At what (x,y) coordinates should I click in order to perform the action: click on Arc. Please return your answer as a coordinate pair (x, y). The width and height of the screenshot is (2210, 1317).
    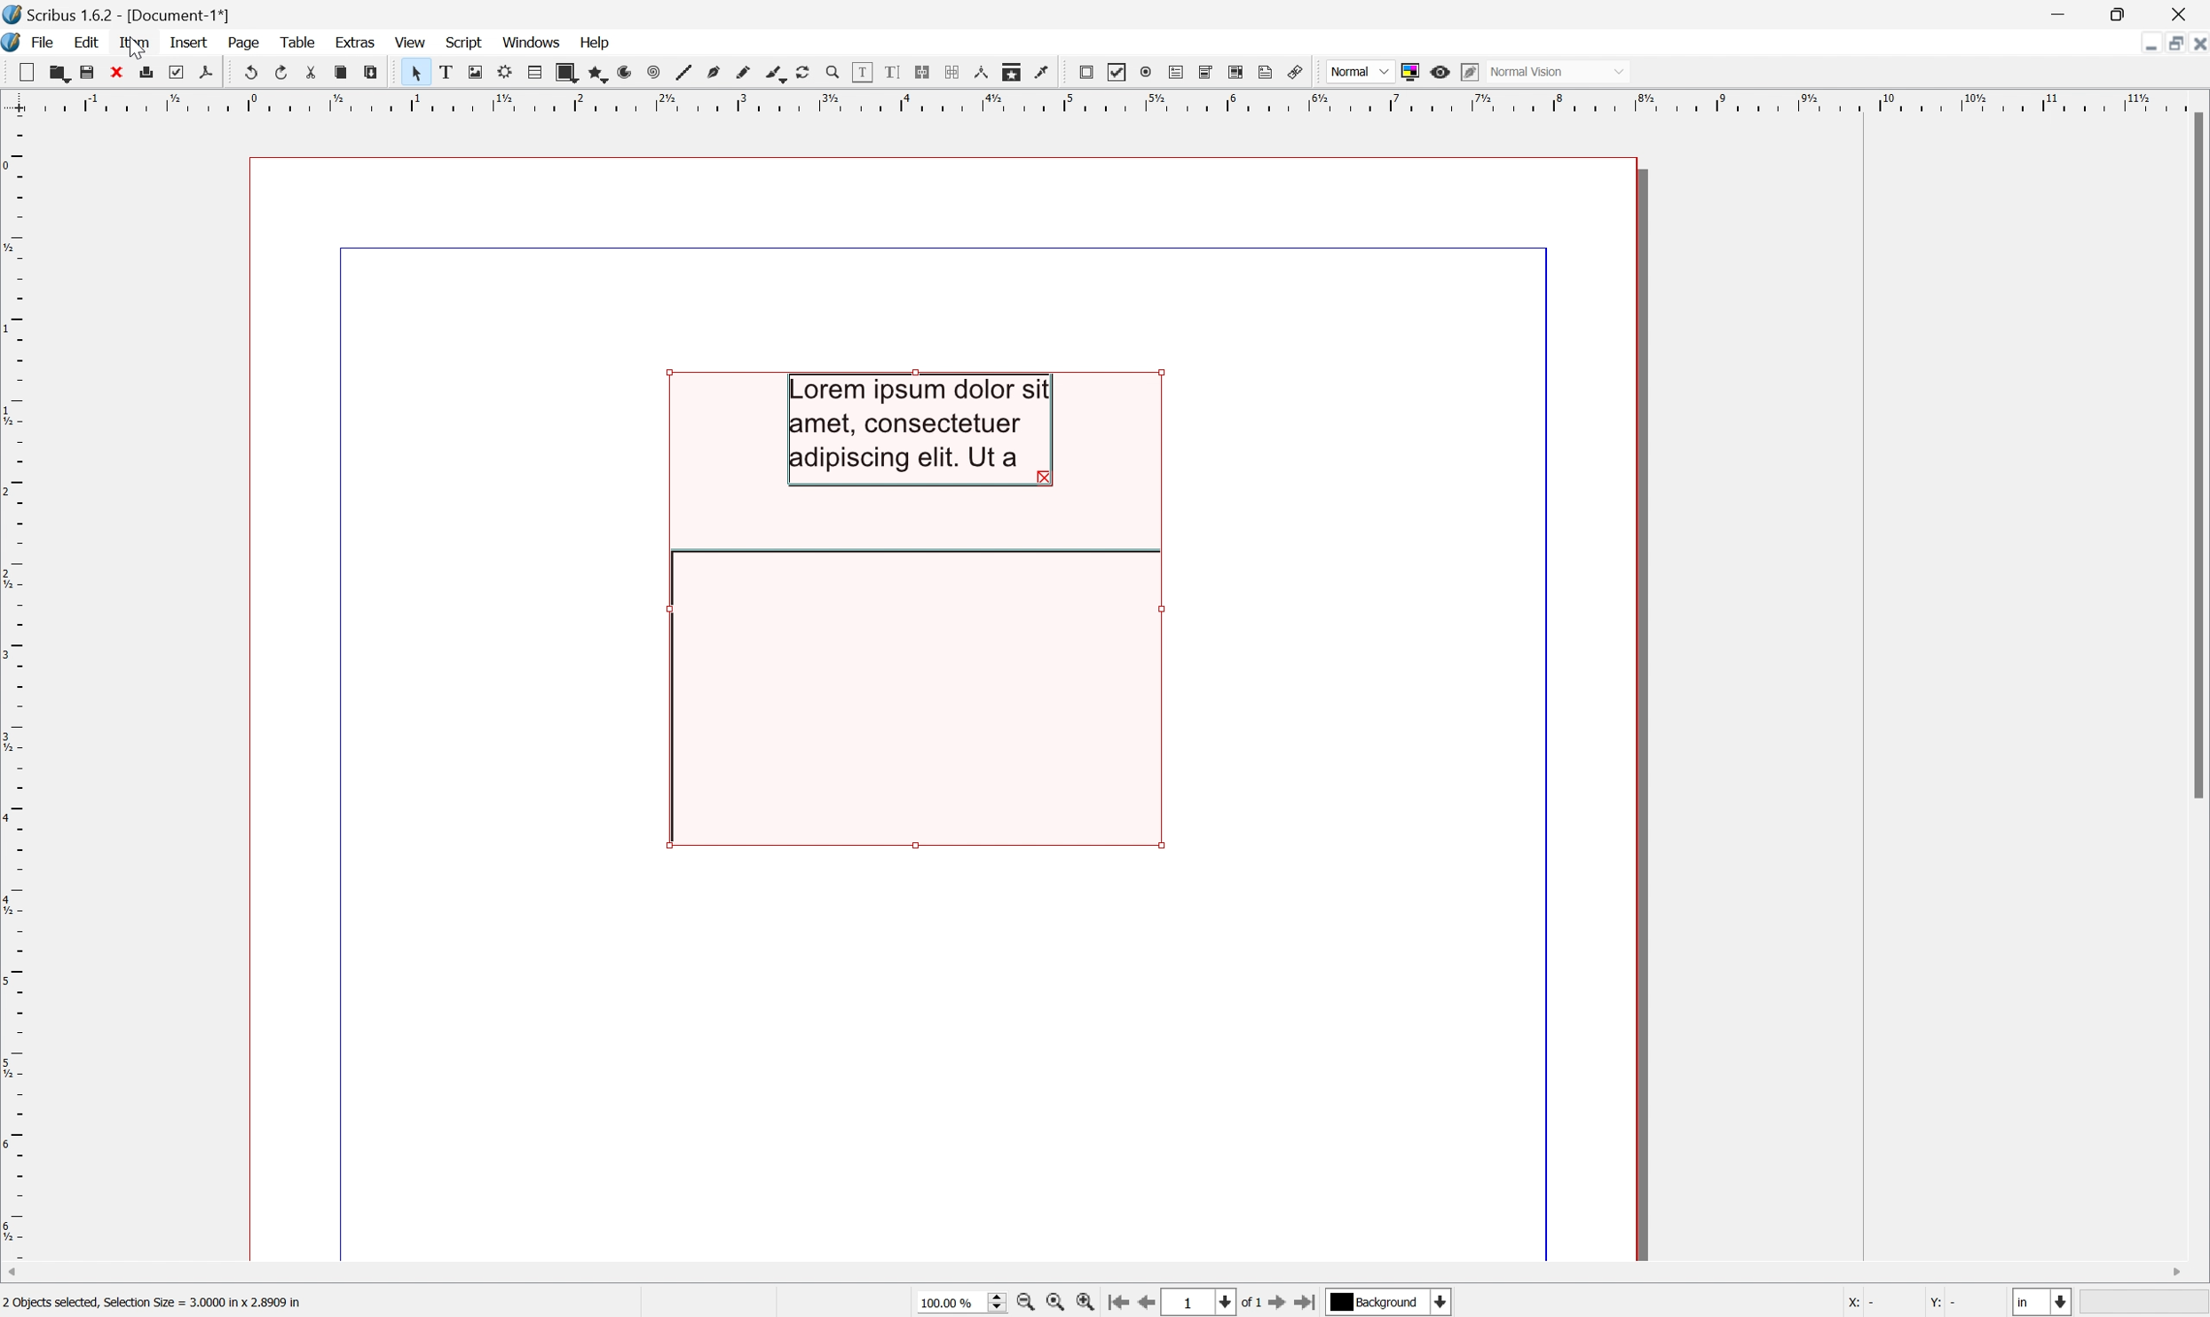
    Looking at the image, I should click on (626, 73).